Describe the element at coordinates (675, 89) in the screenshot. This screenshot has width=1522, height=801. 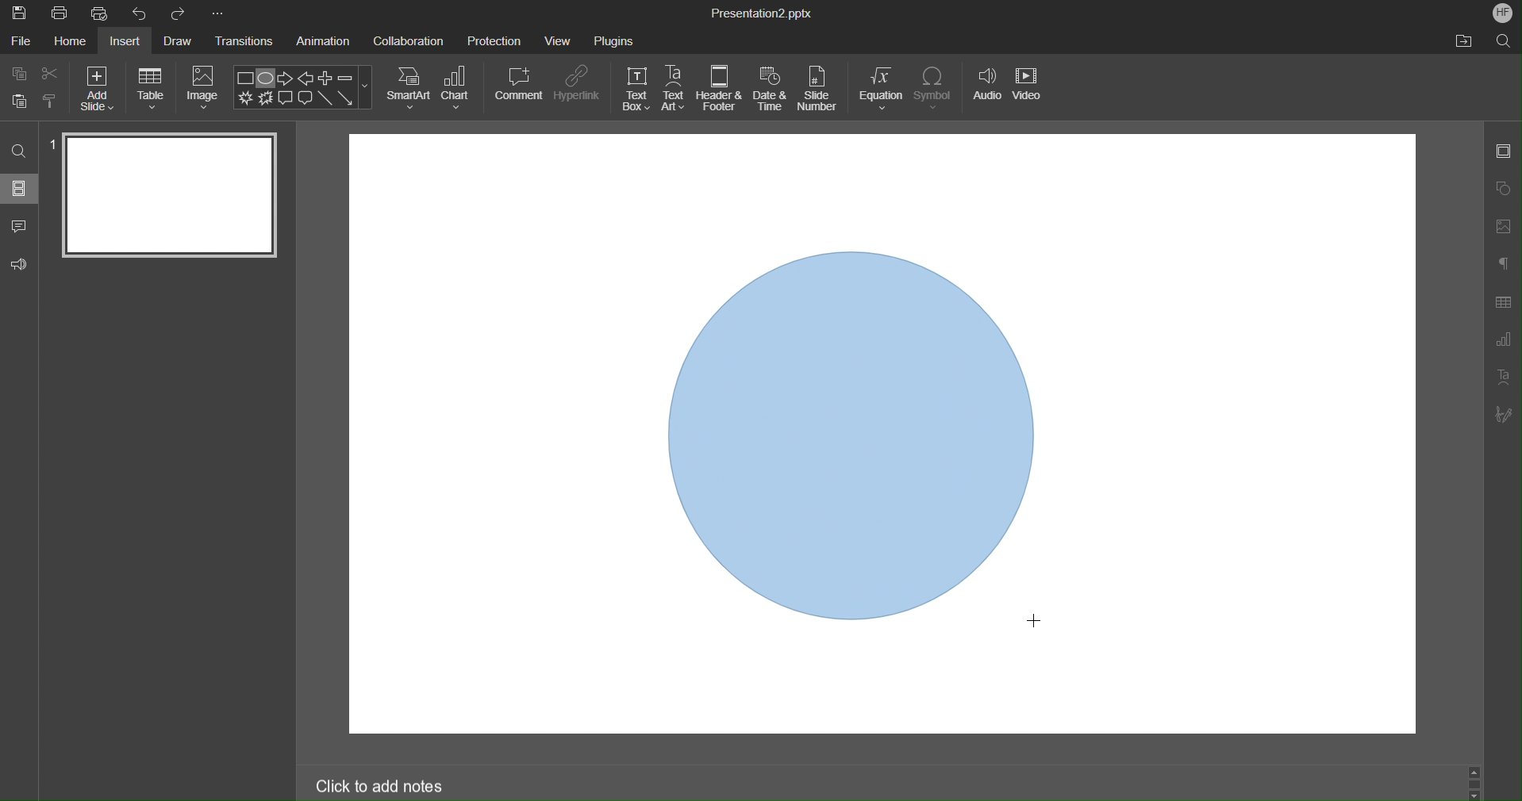
I see `Text Art` at that location.